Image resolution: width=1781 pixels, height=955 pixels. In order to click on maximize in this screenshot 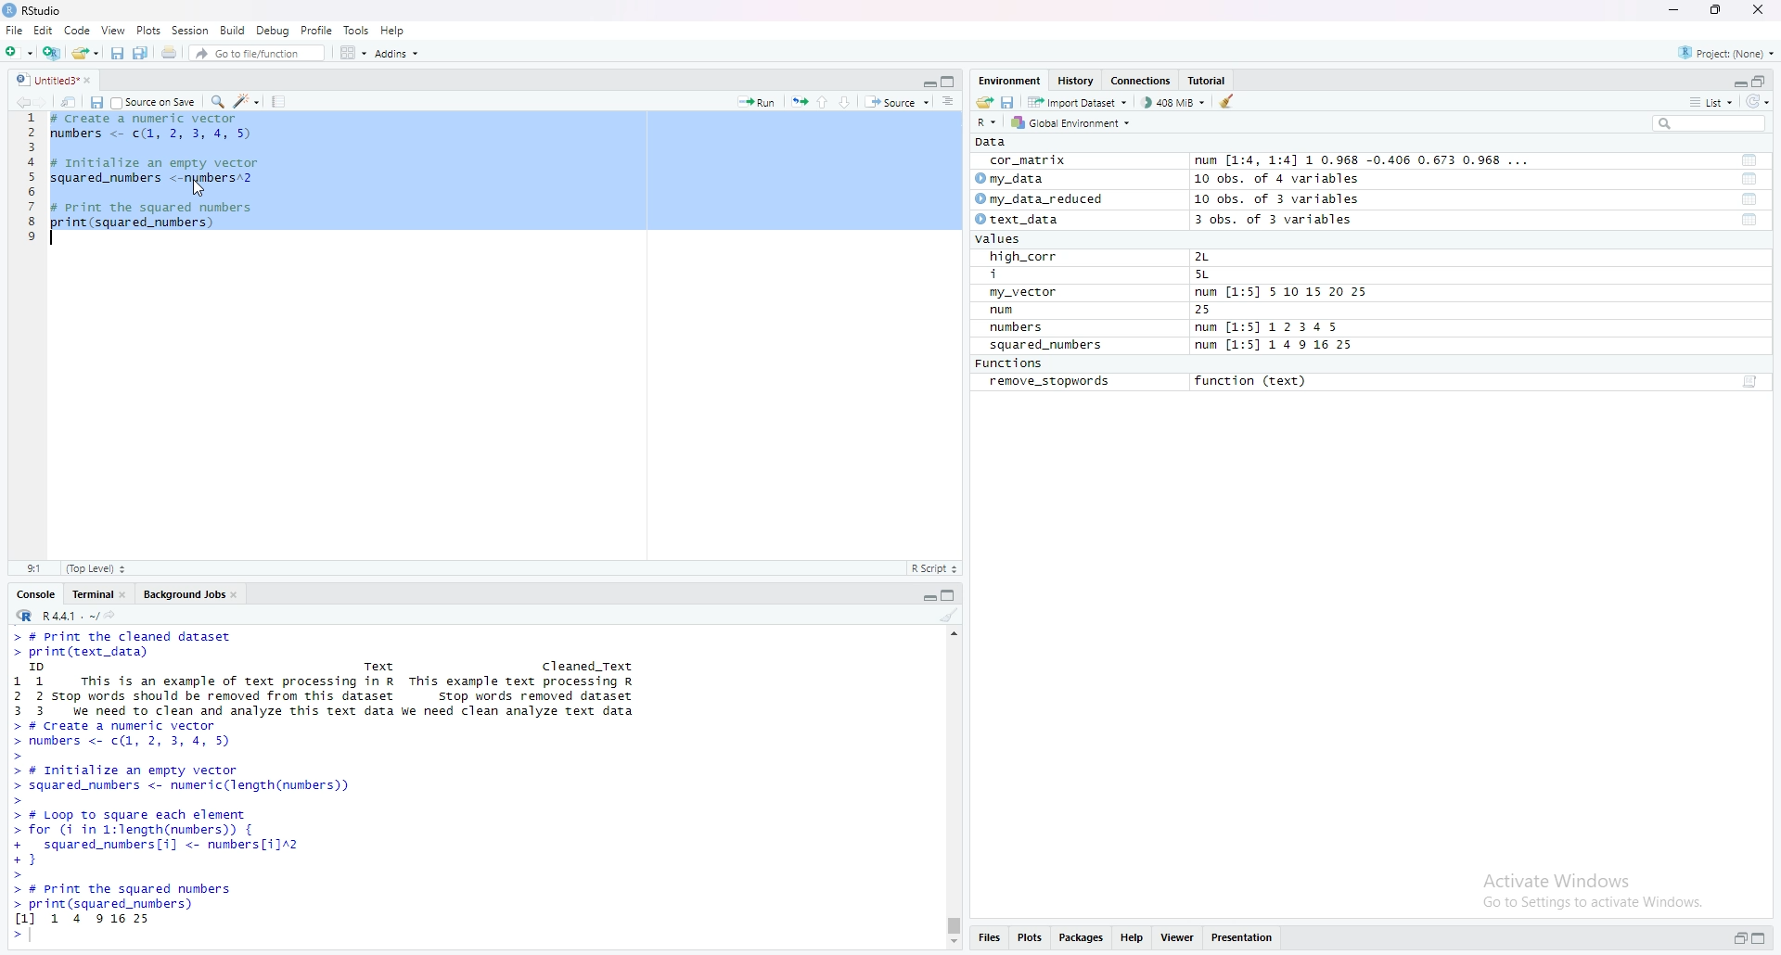, I will do `click(1761, 80)`.